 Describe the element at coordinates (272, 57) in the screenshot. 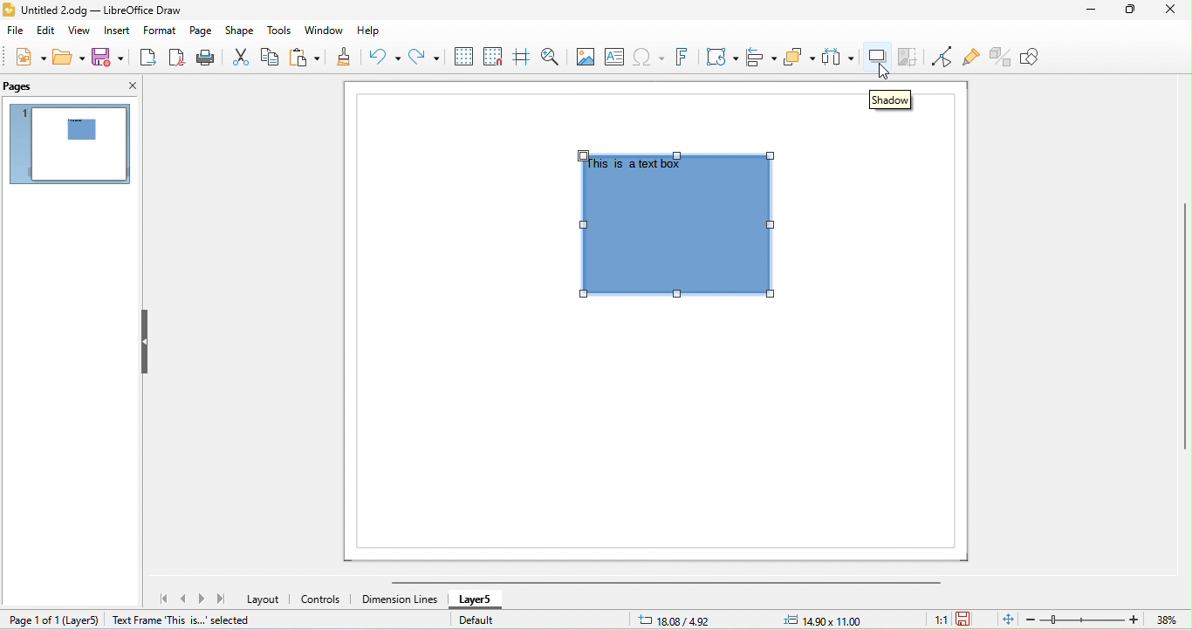

I see `copy` at that location.